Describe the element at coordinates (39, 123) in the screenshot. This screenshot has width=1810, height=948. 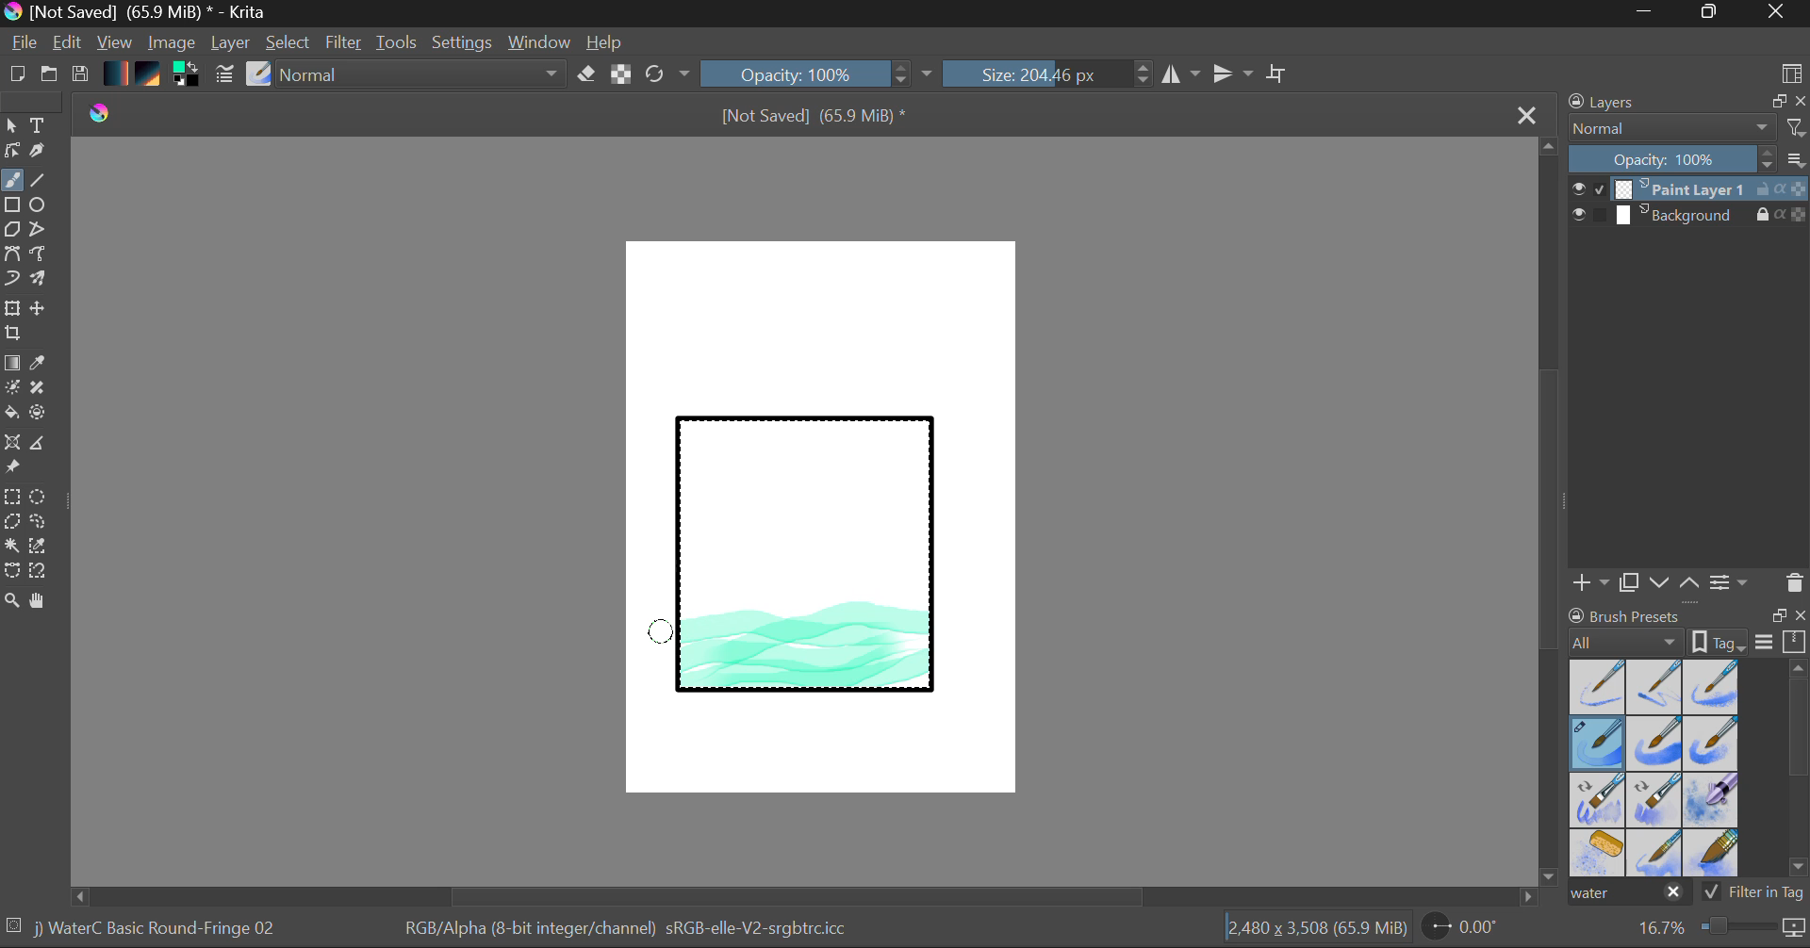
I see `Text` at that location.